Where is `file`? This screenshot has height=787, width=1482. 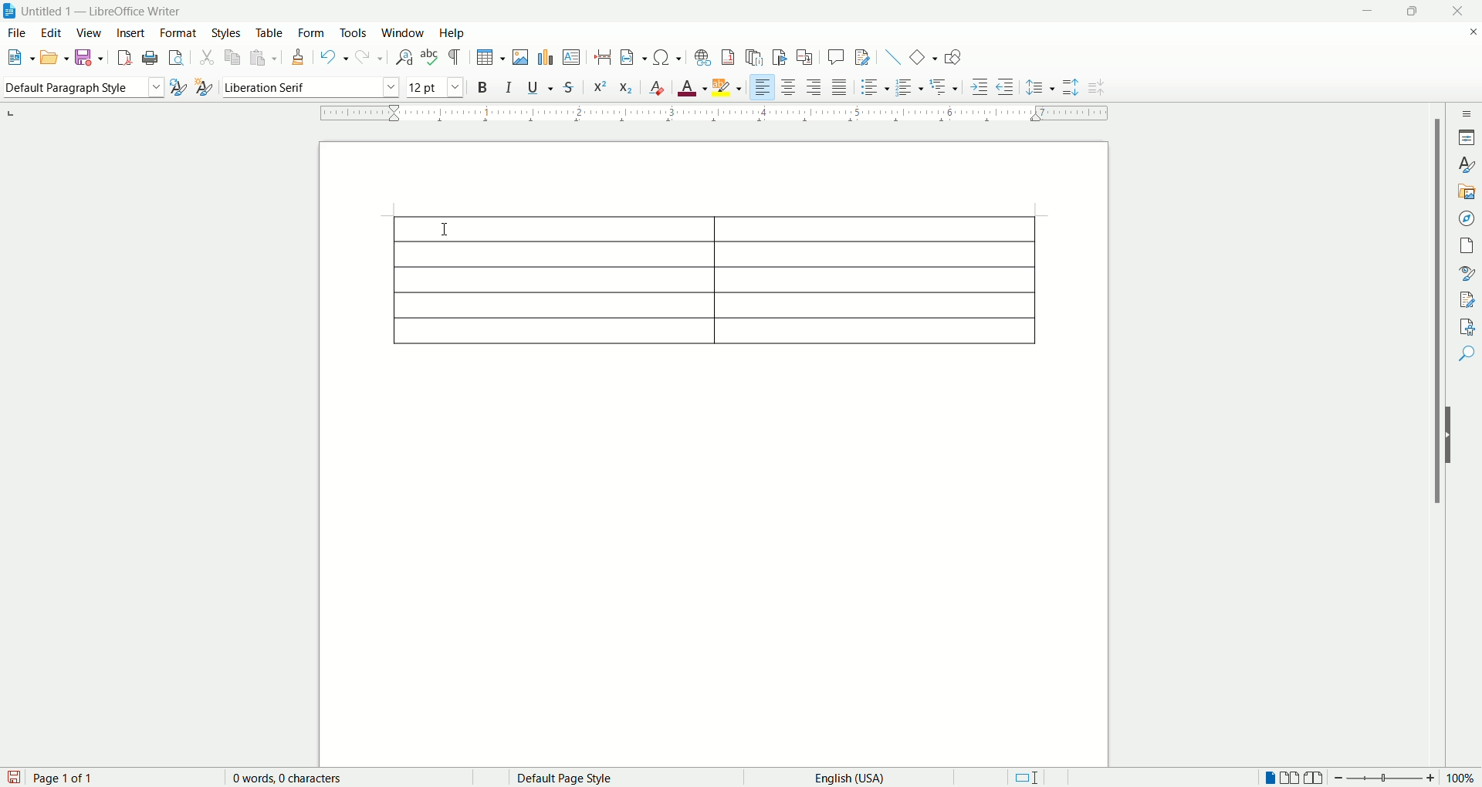 file is located at coordinates (17, 33).